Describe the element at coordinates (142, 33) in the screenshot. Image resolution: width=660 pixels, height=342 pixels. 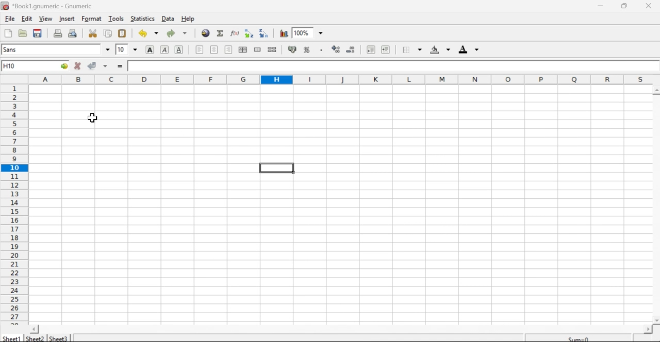
I see `Undo` at that location.